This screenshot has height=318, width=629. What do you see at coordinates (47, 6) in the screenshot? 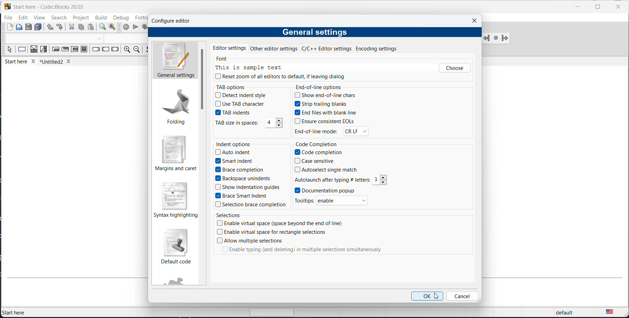
I see `start here window` at bounding box center [47, 6].